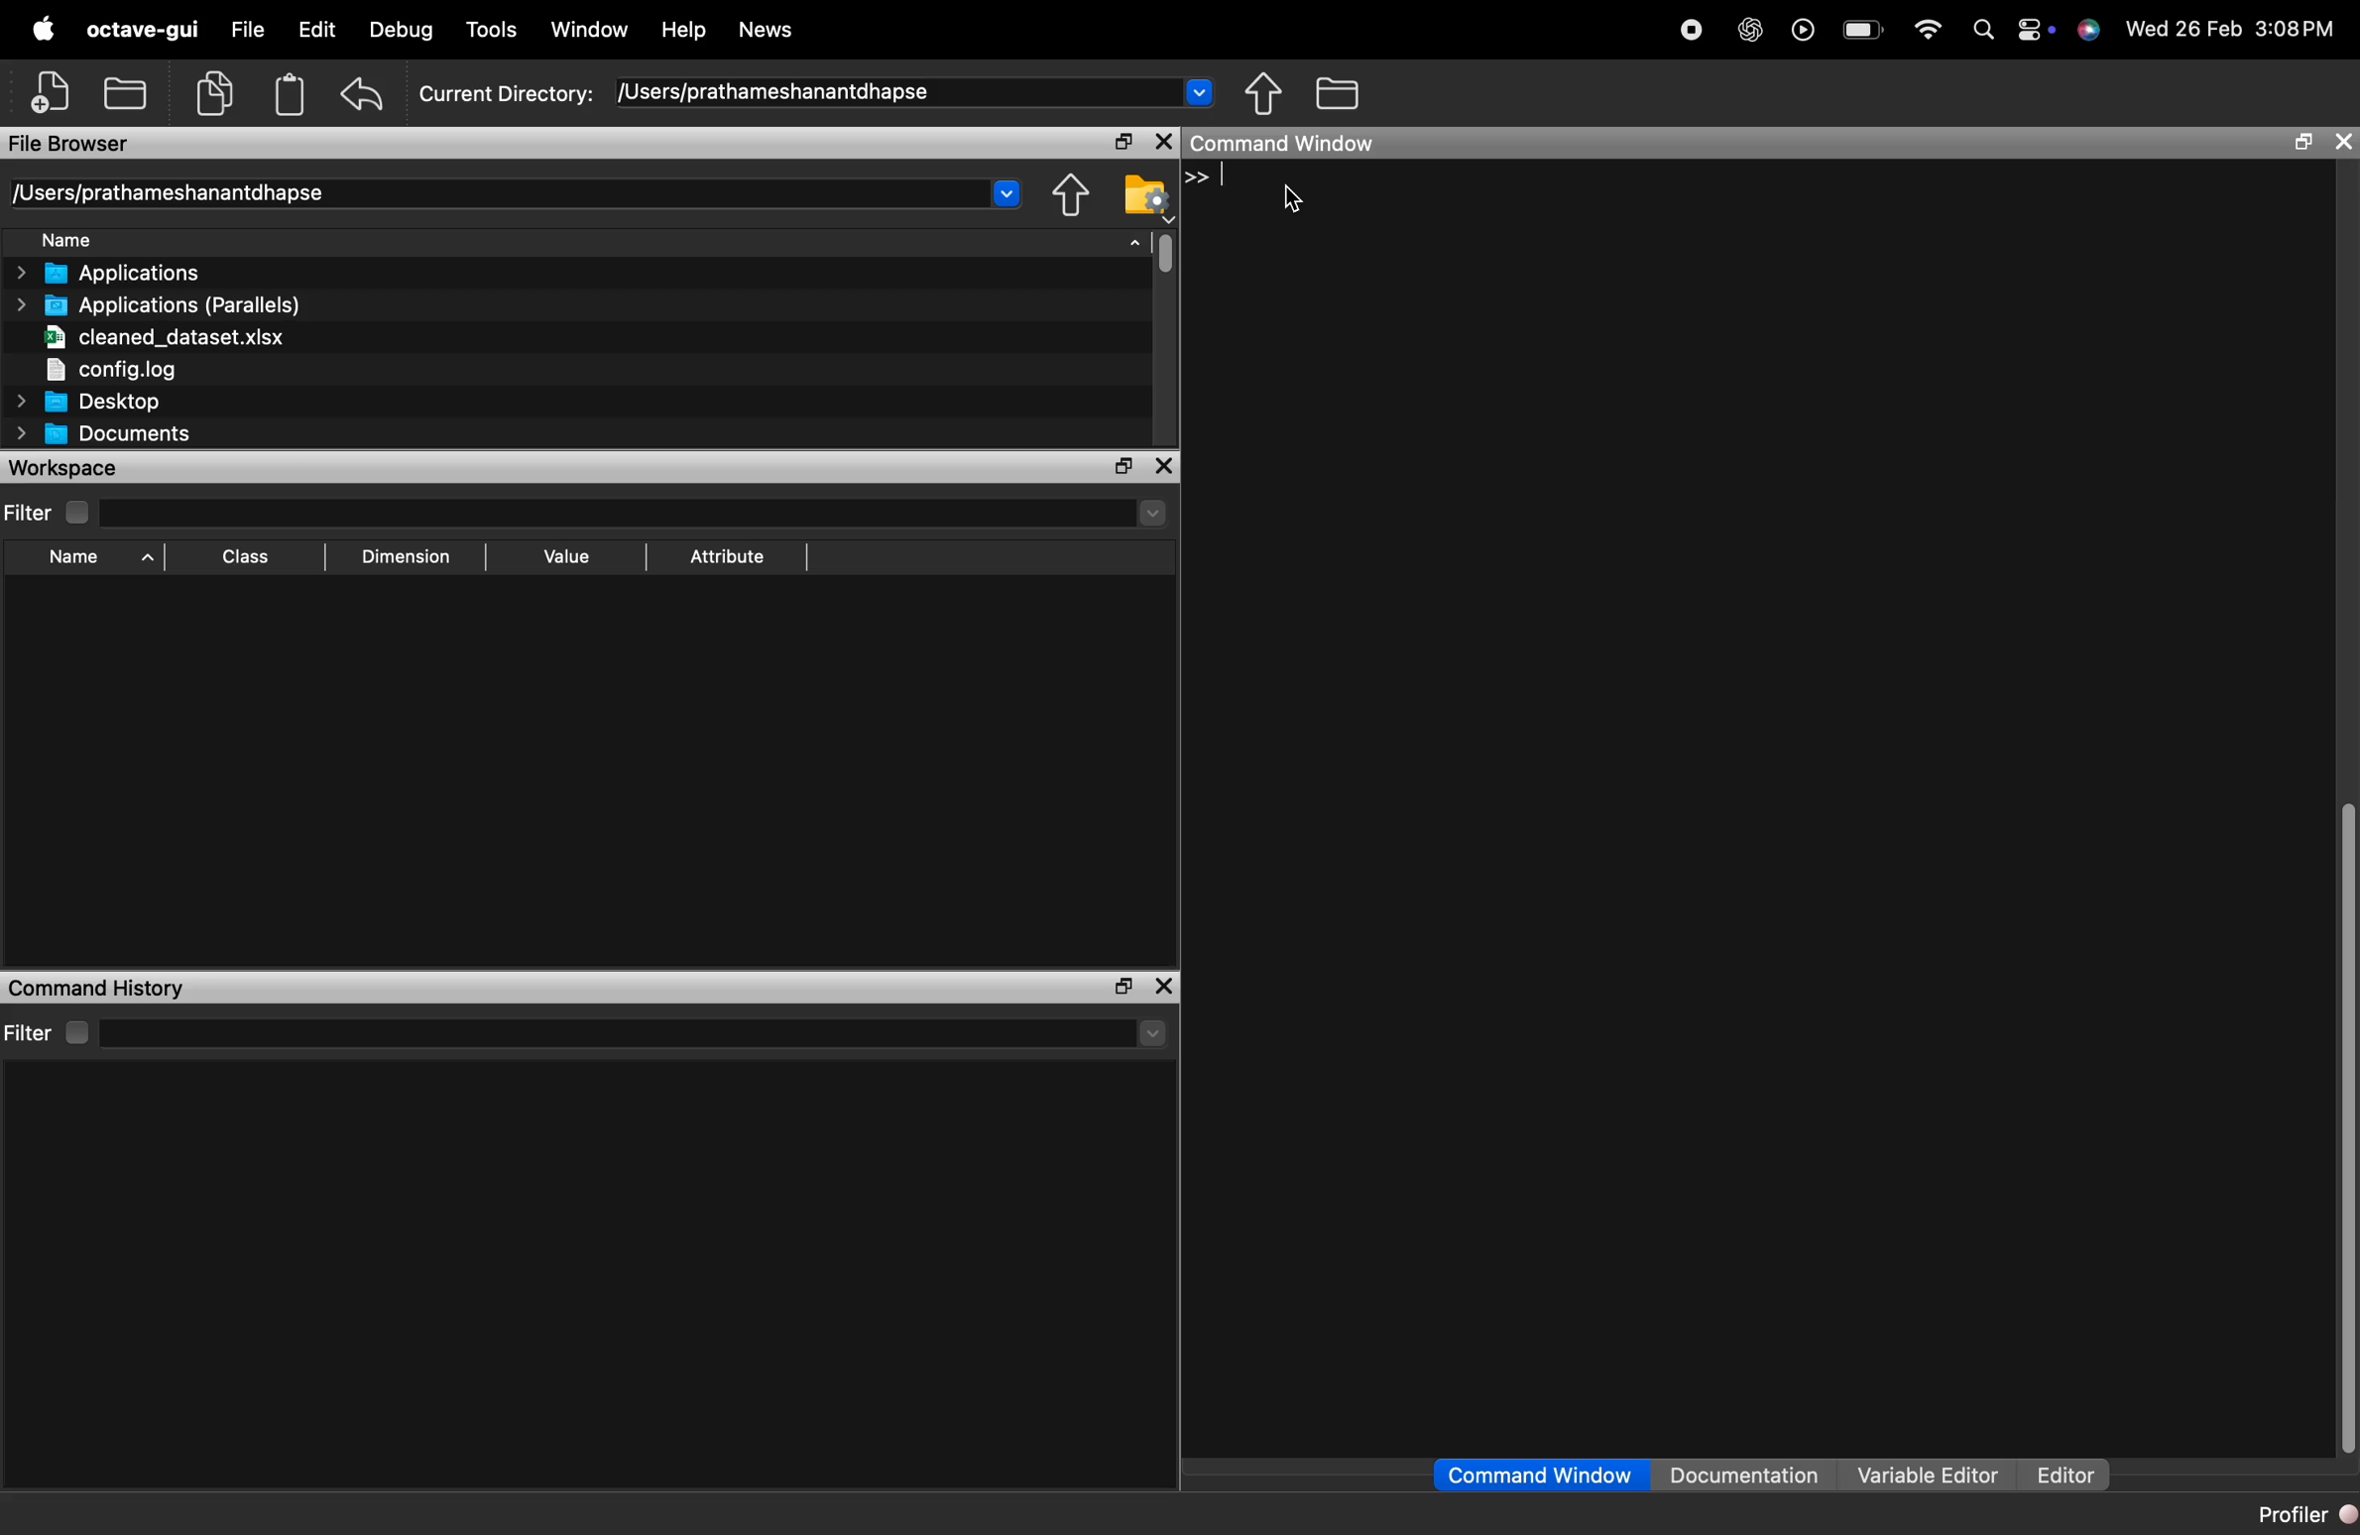 This screenshot has width=2360, height=1535. What do you see at coordinates (725, 560) in the screenshot?
I see `Attribute` at bounding box center [725, 560].